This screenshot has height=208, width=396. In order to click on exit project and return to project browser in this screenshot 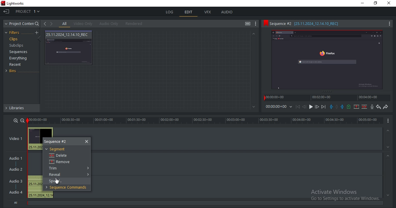, I will do `click(6, 12)`.